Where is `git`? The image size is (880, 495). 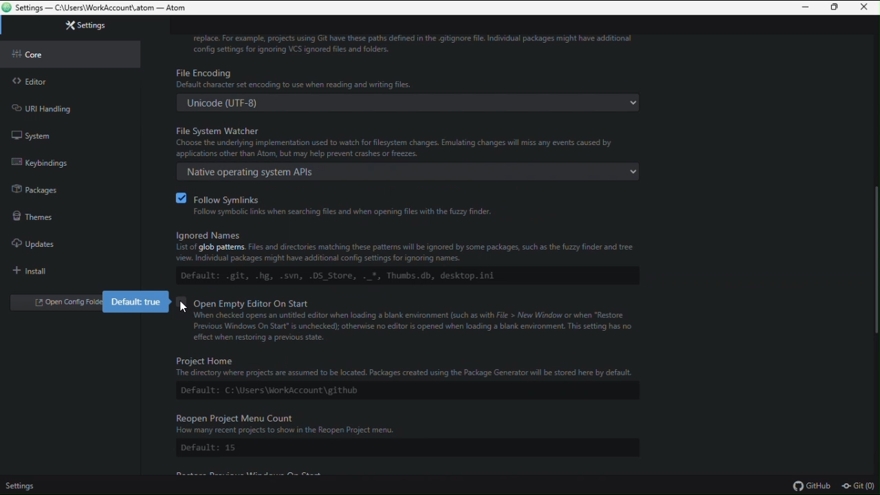 git is located at coordinates (860, 486).